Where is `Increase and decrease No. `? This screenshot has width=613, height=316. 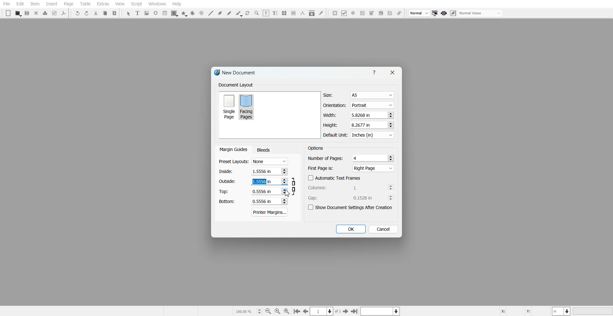 Increase and decrease No.  is located at coordinates (390, 125).